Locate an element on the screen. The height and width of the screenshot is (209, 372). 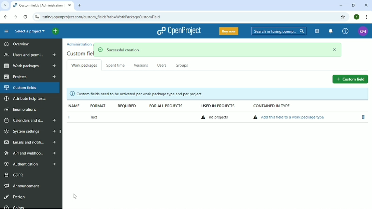
OpenProject is located at coordinates (181, 31).